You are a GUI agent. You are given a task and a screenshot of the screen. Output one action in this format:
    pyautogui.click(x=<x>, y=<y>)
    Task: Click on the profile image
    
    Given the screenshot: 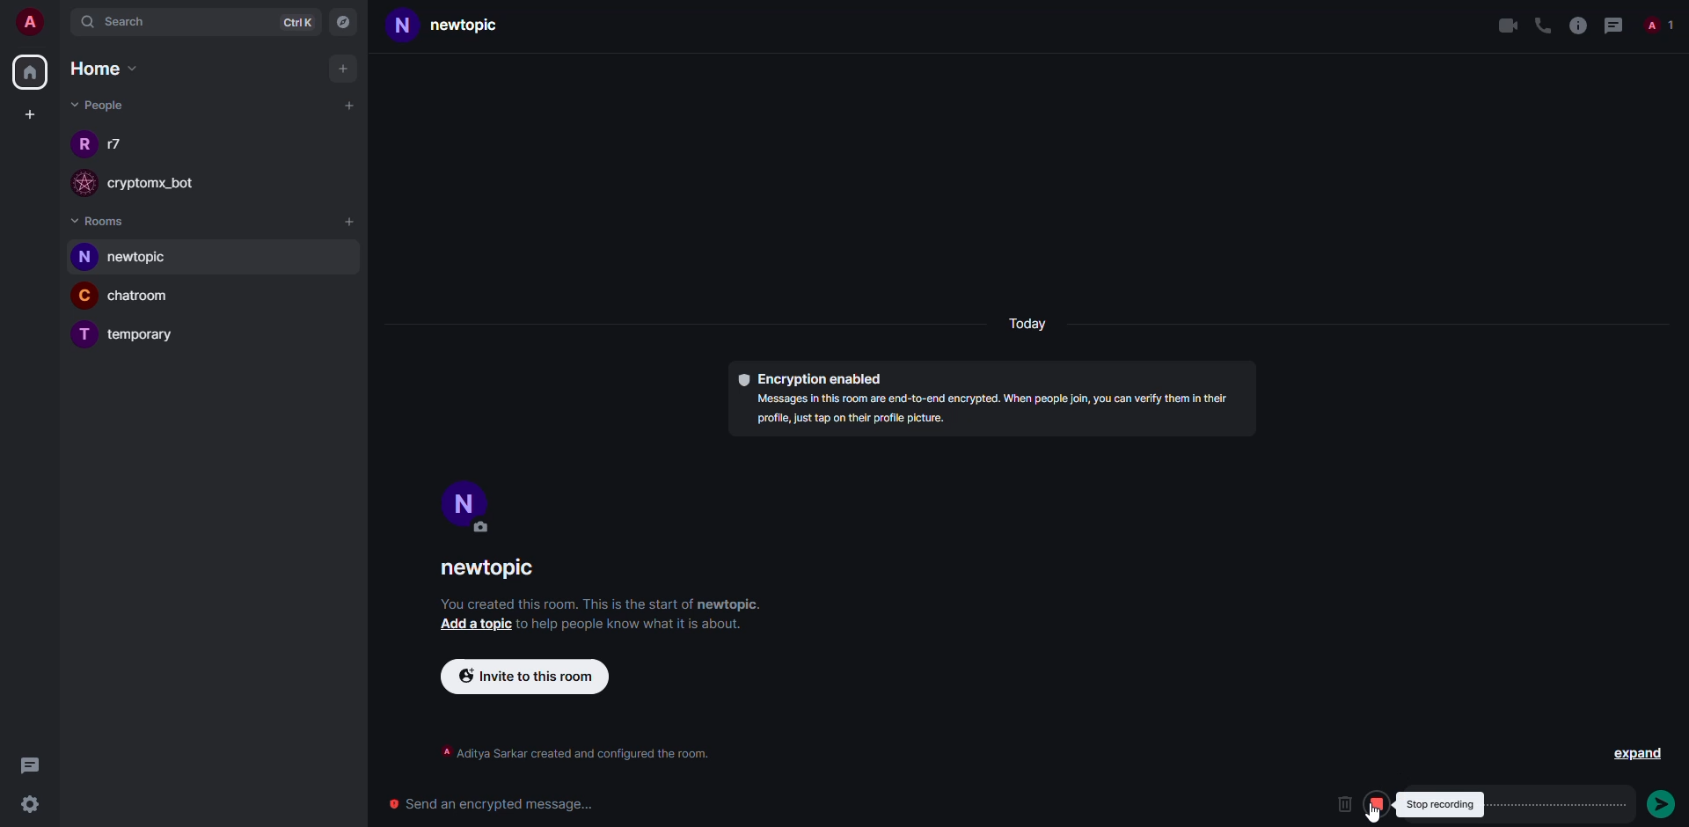 What is the action you would take?
    pyautogui.click(x=85, y=183)
    